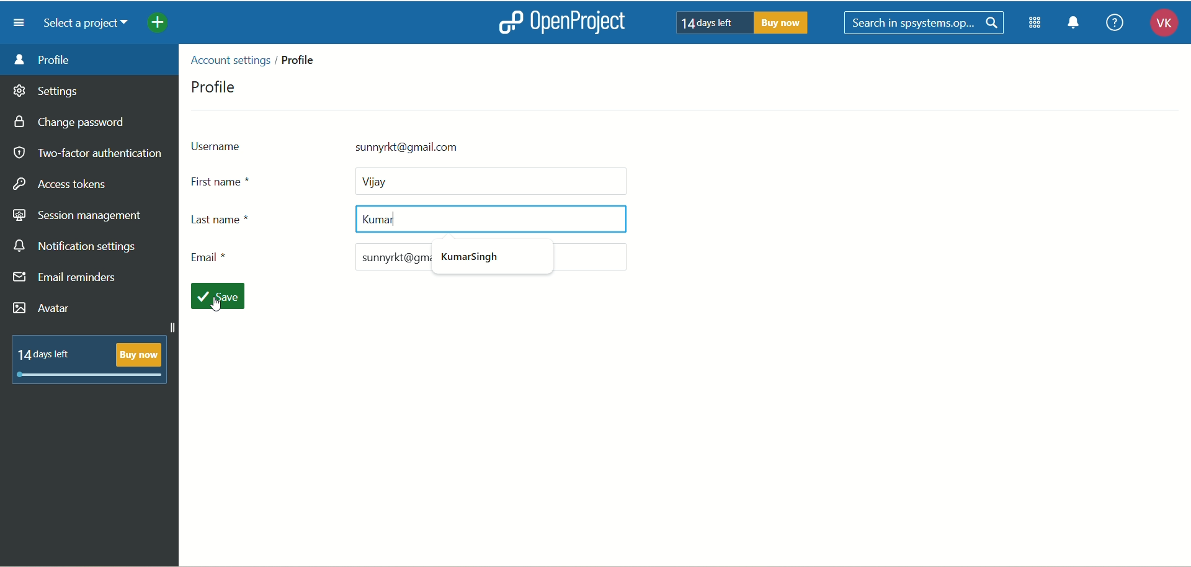 The image size is (1191, 567). What do you see at coordinates (235, 222) in the screenshot?
I see `last name` at bounding box center [235, 222].